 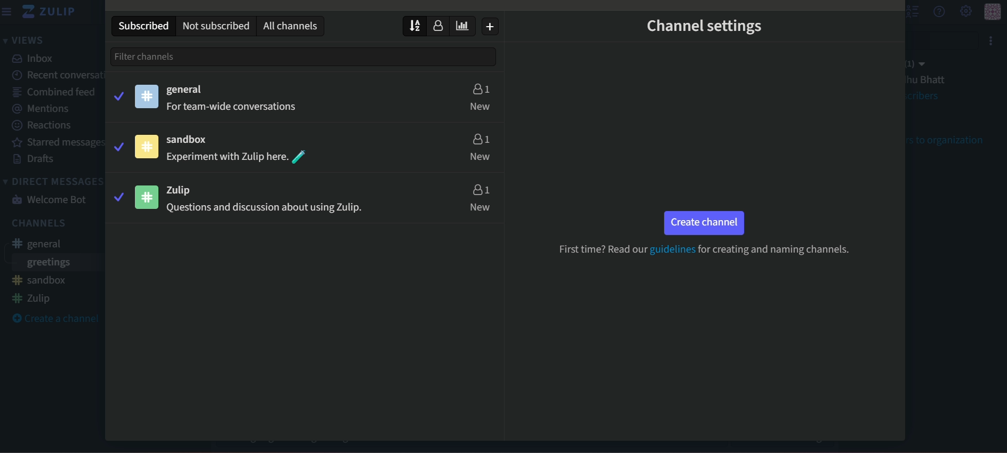 What do you see at coordinates (51, 199) in the screenshot?
I see `welcome bot` at bounding box center [51, 199].